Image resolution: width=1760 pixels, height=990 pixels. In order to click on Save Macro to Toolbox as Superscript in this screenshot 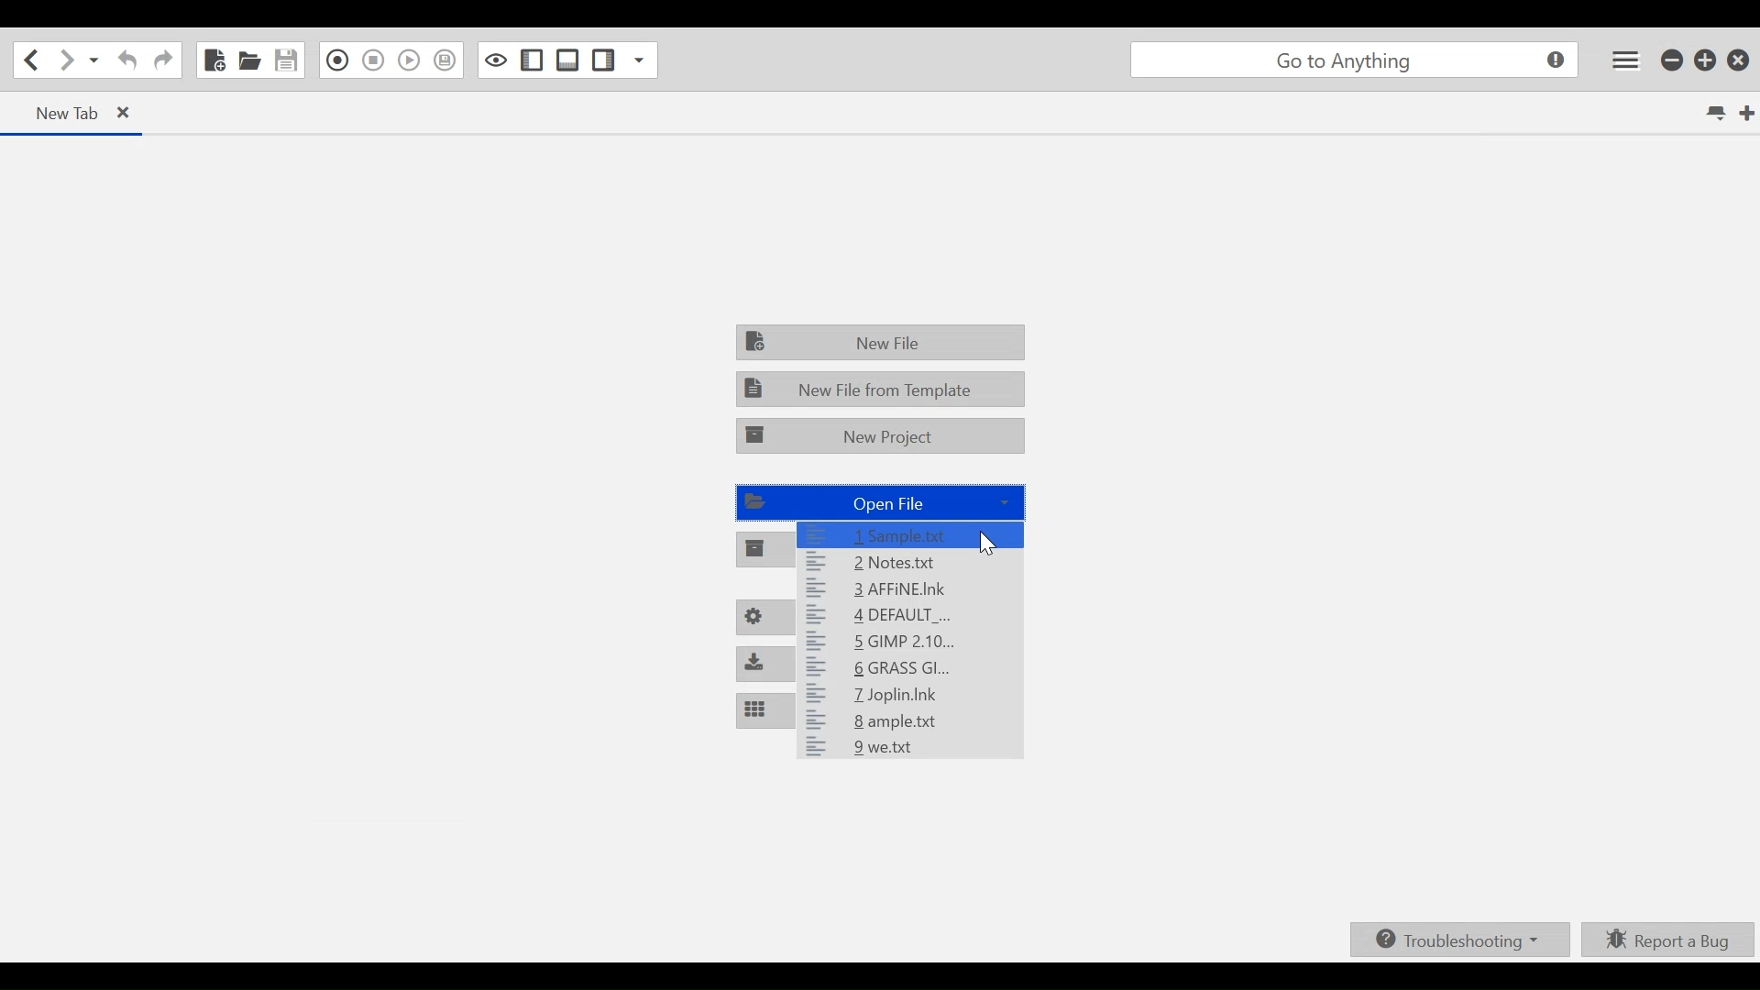, I will do `click(446, 60)`.